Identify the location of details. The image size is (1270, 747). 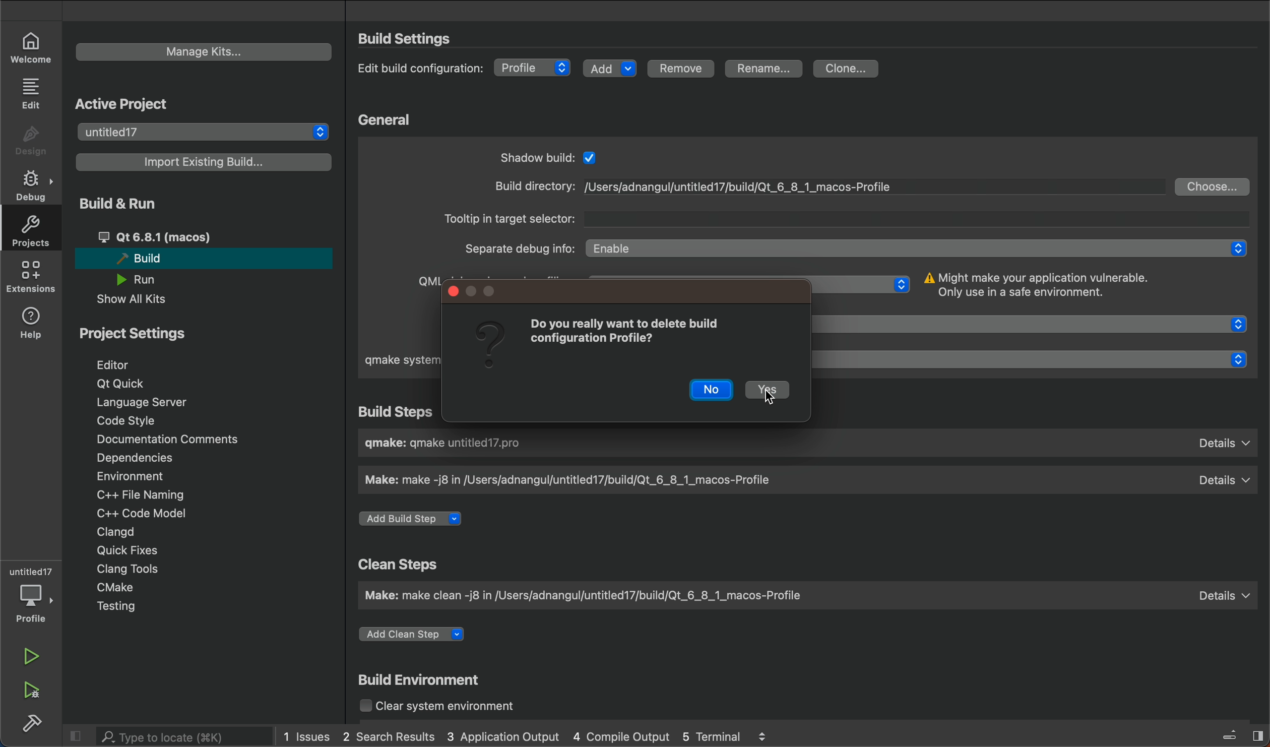
(1228, 445).